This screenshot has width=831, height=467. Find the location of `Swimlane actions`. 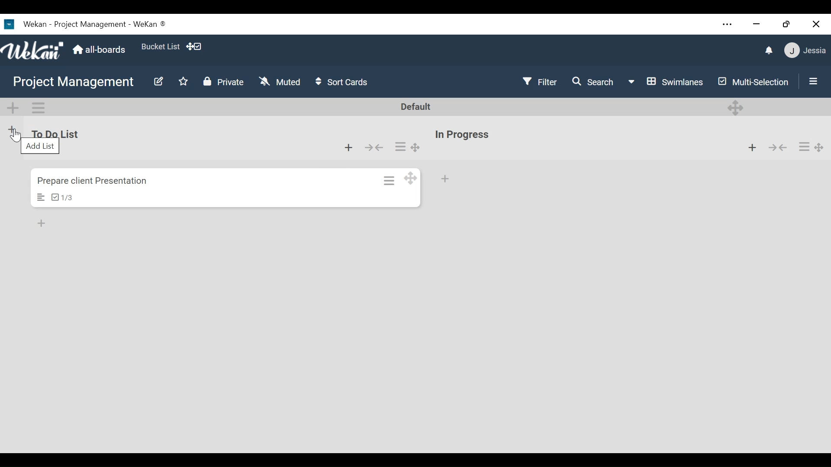

Swimlane actions is located at coordinates (37, 108).